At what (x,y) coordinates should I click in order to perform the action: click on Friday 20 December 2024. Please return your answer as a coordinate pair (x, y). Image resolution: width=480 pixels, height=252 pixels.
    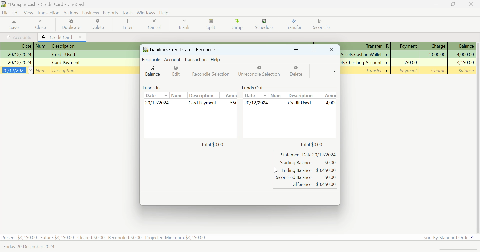
    Looking at the image, I should click on (28, 248).